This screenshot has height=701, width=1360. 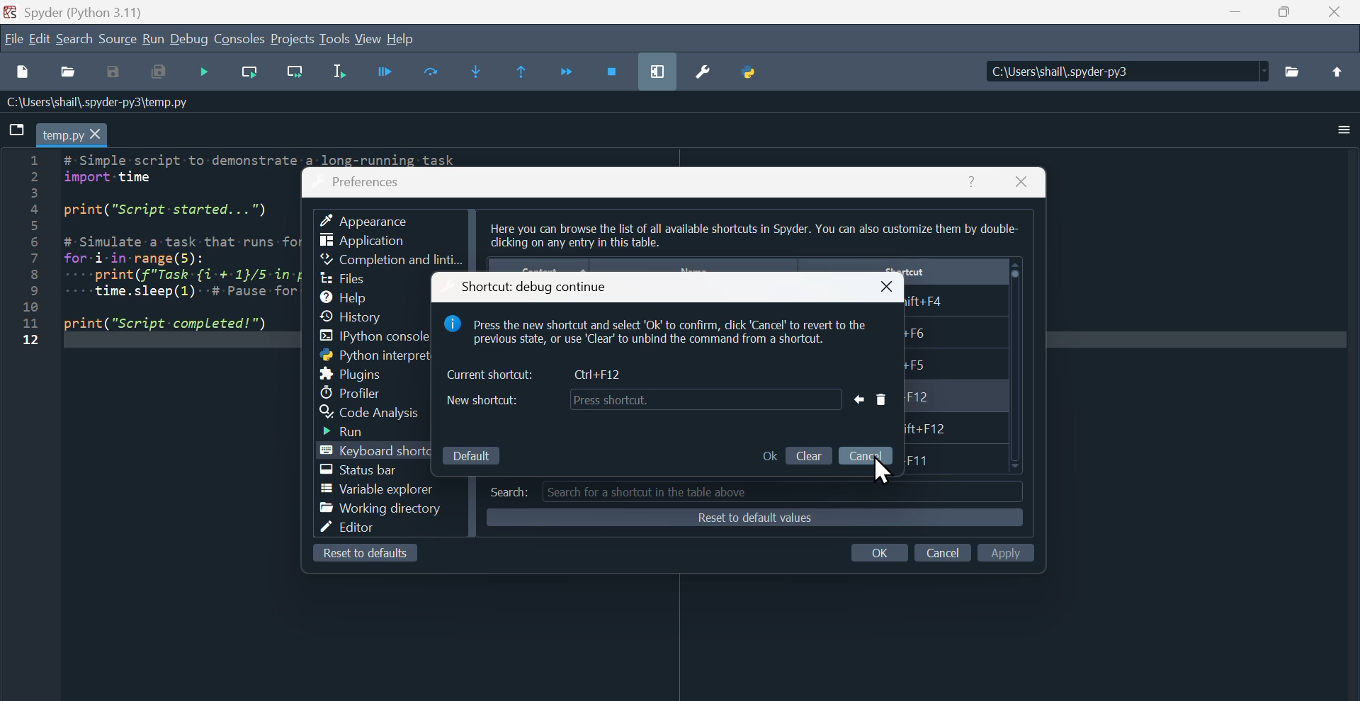 What do you see at coordinates (477, 69) in the screenshot?
I see `Step into function` at bounding box center [477, 69].